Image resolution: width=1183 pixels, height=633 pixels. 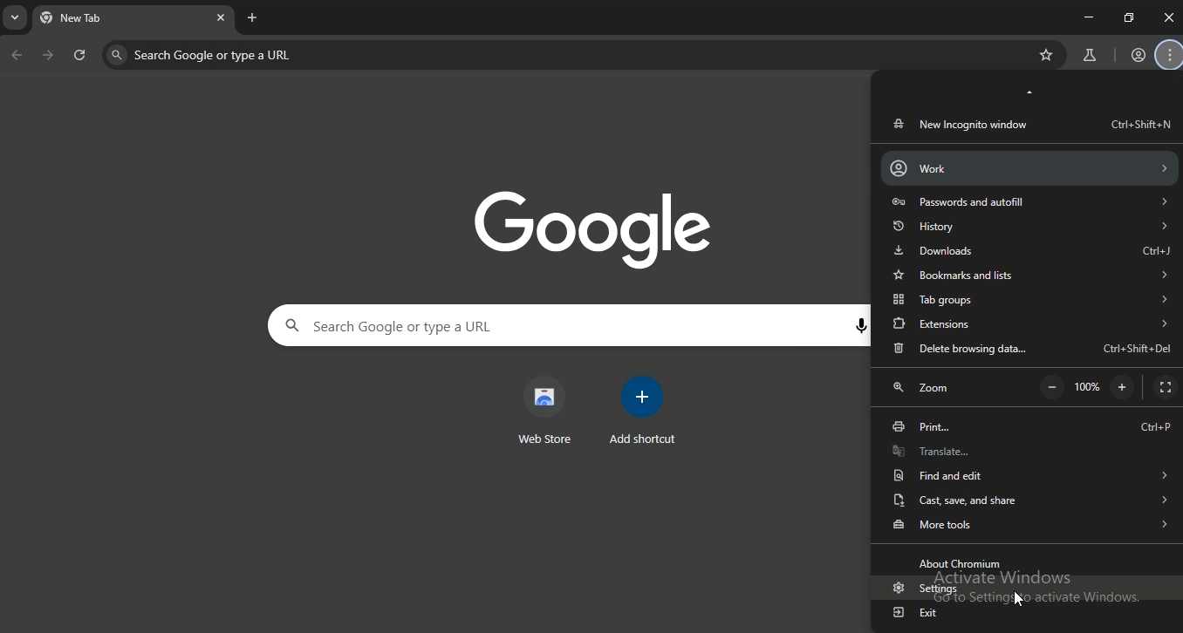 I want to click on search google or type a url, so click(x=307, y=54).